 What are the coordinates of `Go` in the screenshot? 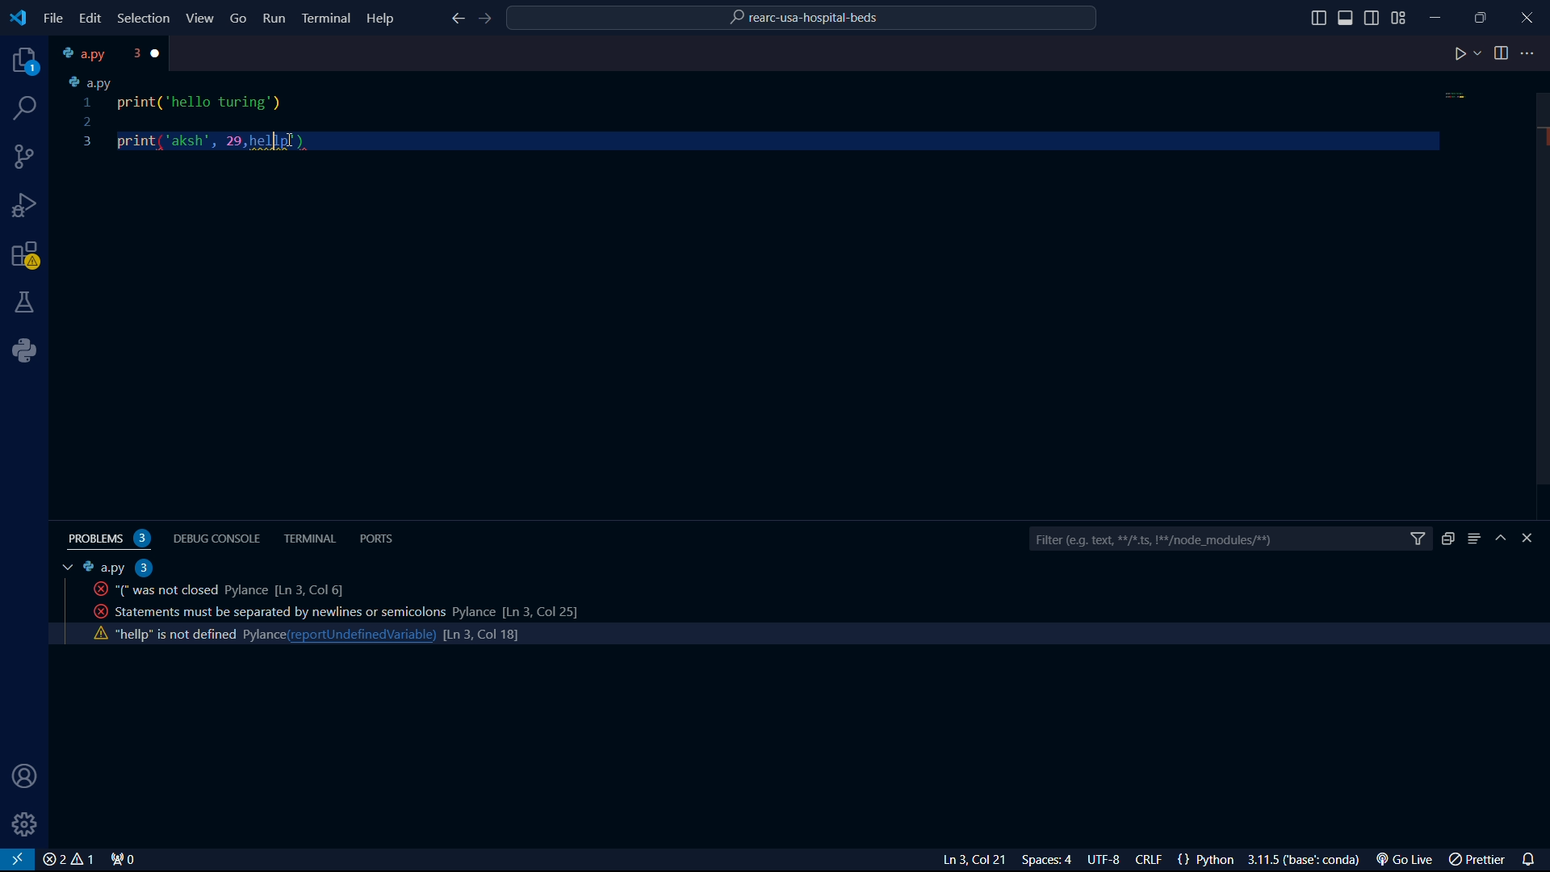 It's located at (239, 17).